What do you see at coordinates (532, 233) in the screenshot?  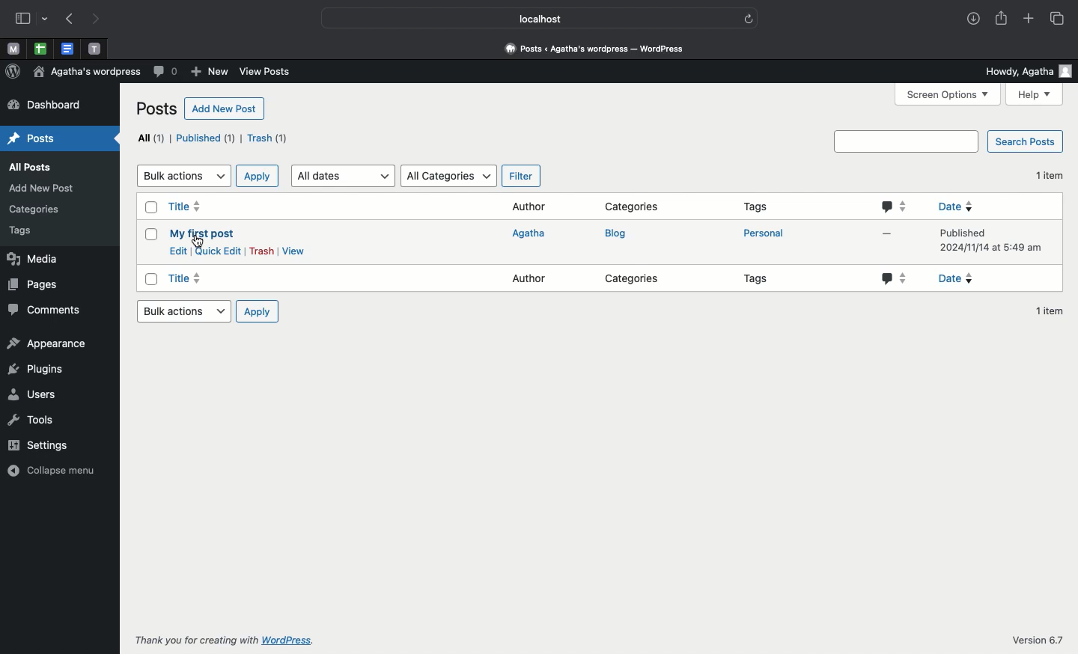 I see `Agatha` at bounding box center [532, 233].